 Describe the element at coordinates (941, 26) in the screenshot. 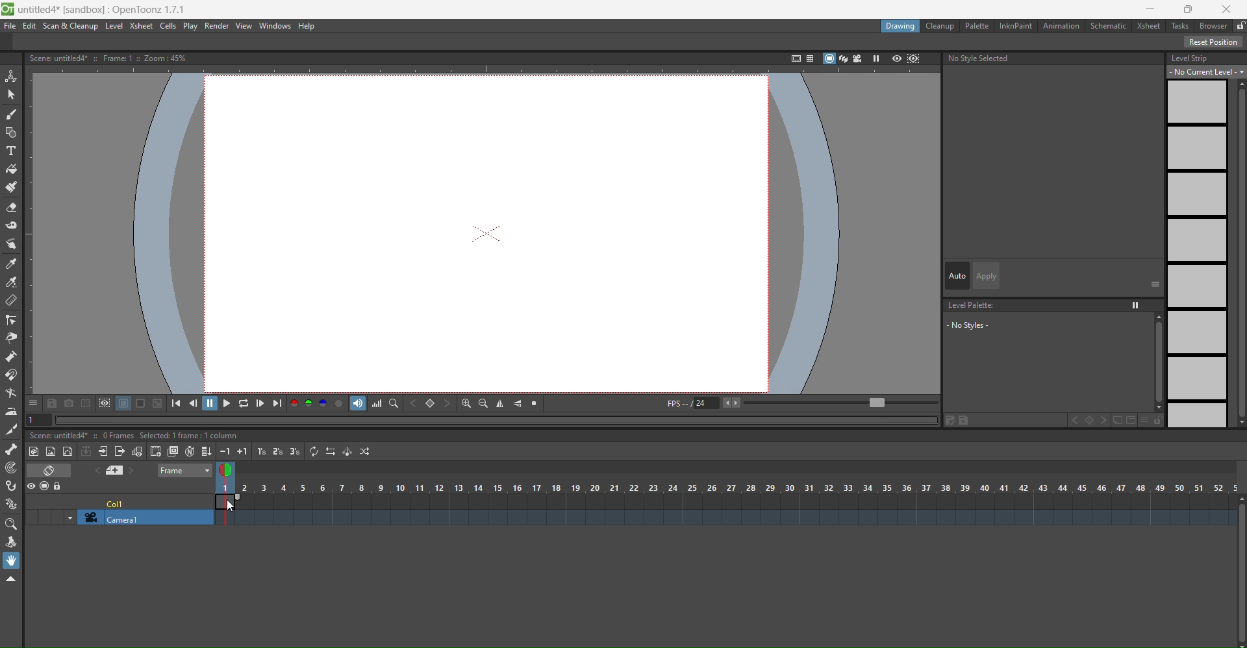

I see `cleanup` at that location.